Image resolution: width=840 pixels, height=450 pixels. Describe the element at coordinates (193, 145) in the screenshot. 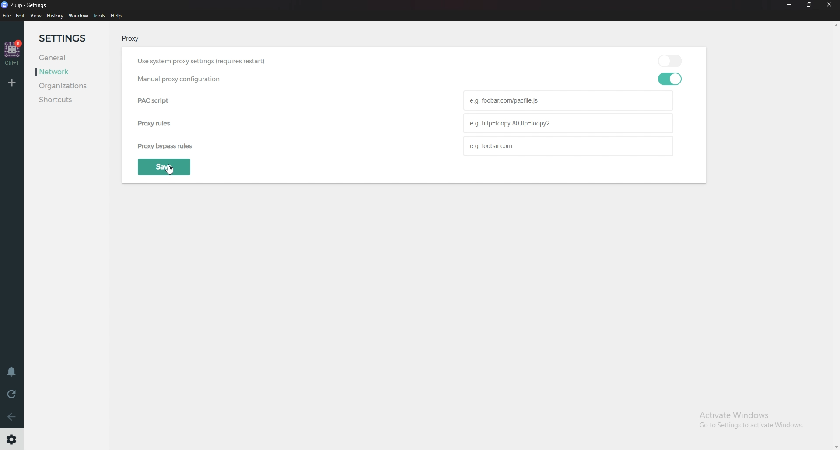

I see `Proxy bipass rules` at that location.